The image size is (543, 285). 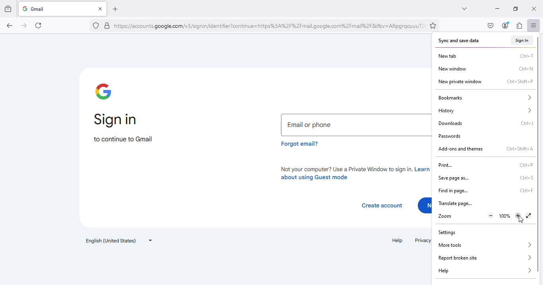 I want to click on link, so click(x=270, y=26).